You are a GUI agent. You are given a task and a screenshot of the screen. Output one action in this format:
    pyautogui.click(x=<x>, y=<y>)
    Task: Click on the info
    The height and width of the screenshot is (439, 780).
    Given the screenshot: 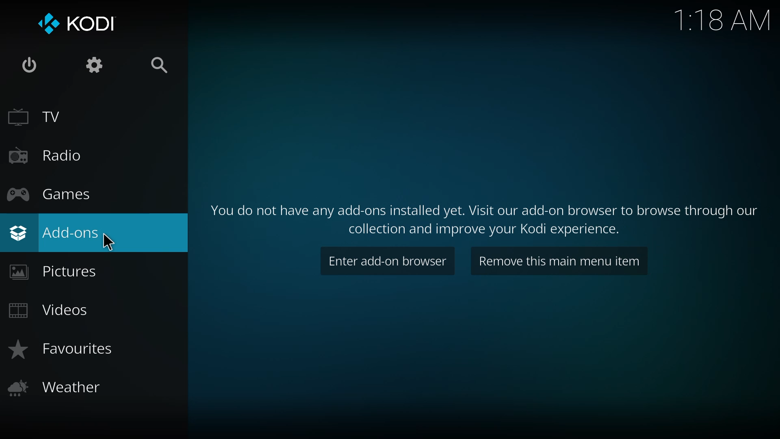 What is the action you would take?
    pyautogui.click(x=484, y=216)
    